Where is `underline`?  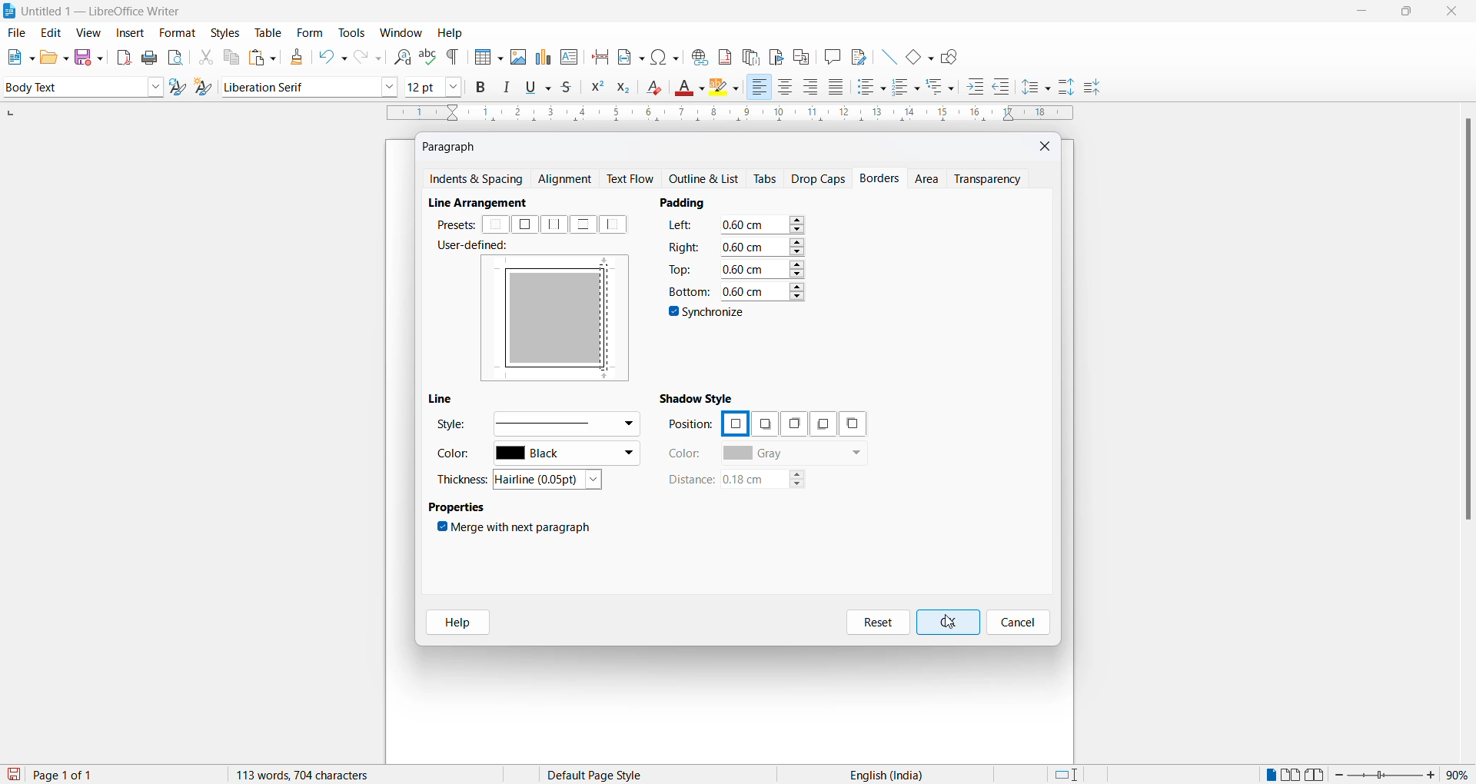
underline is located at coordinates (541, 87).